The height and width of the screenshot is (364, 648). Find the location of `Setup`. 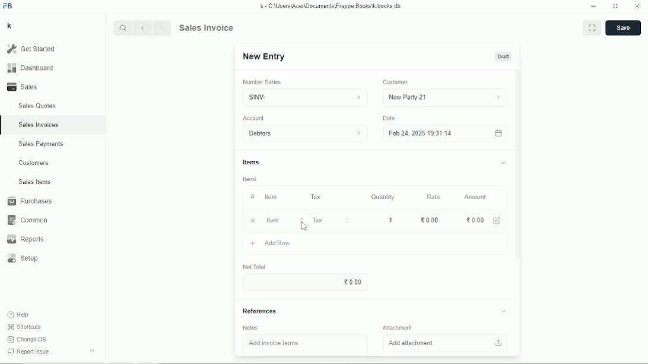

Setup is located at coordinates (24, 258).